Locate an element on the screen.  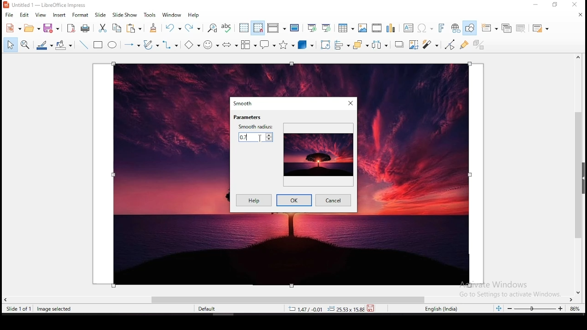
3D shapes is located at coordinates (306, 46).